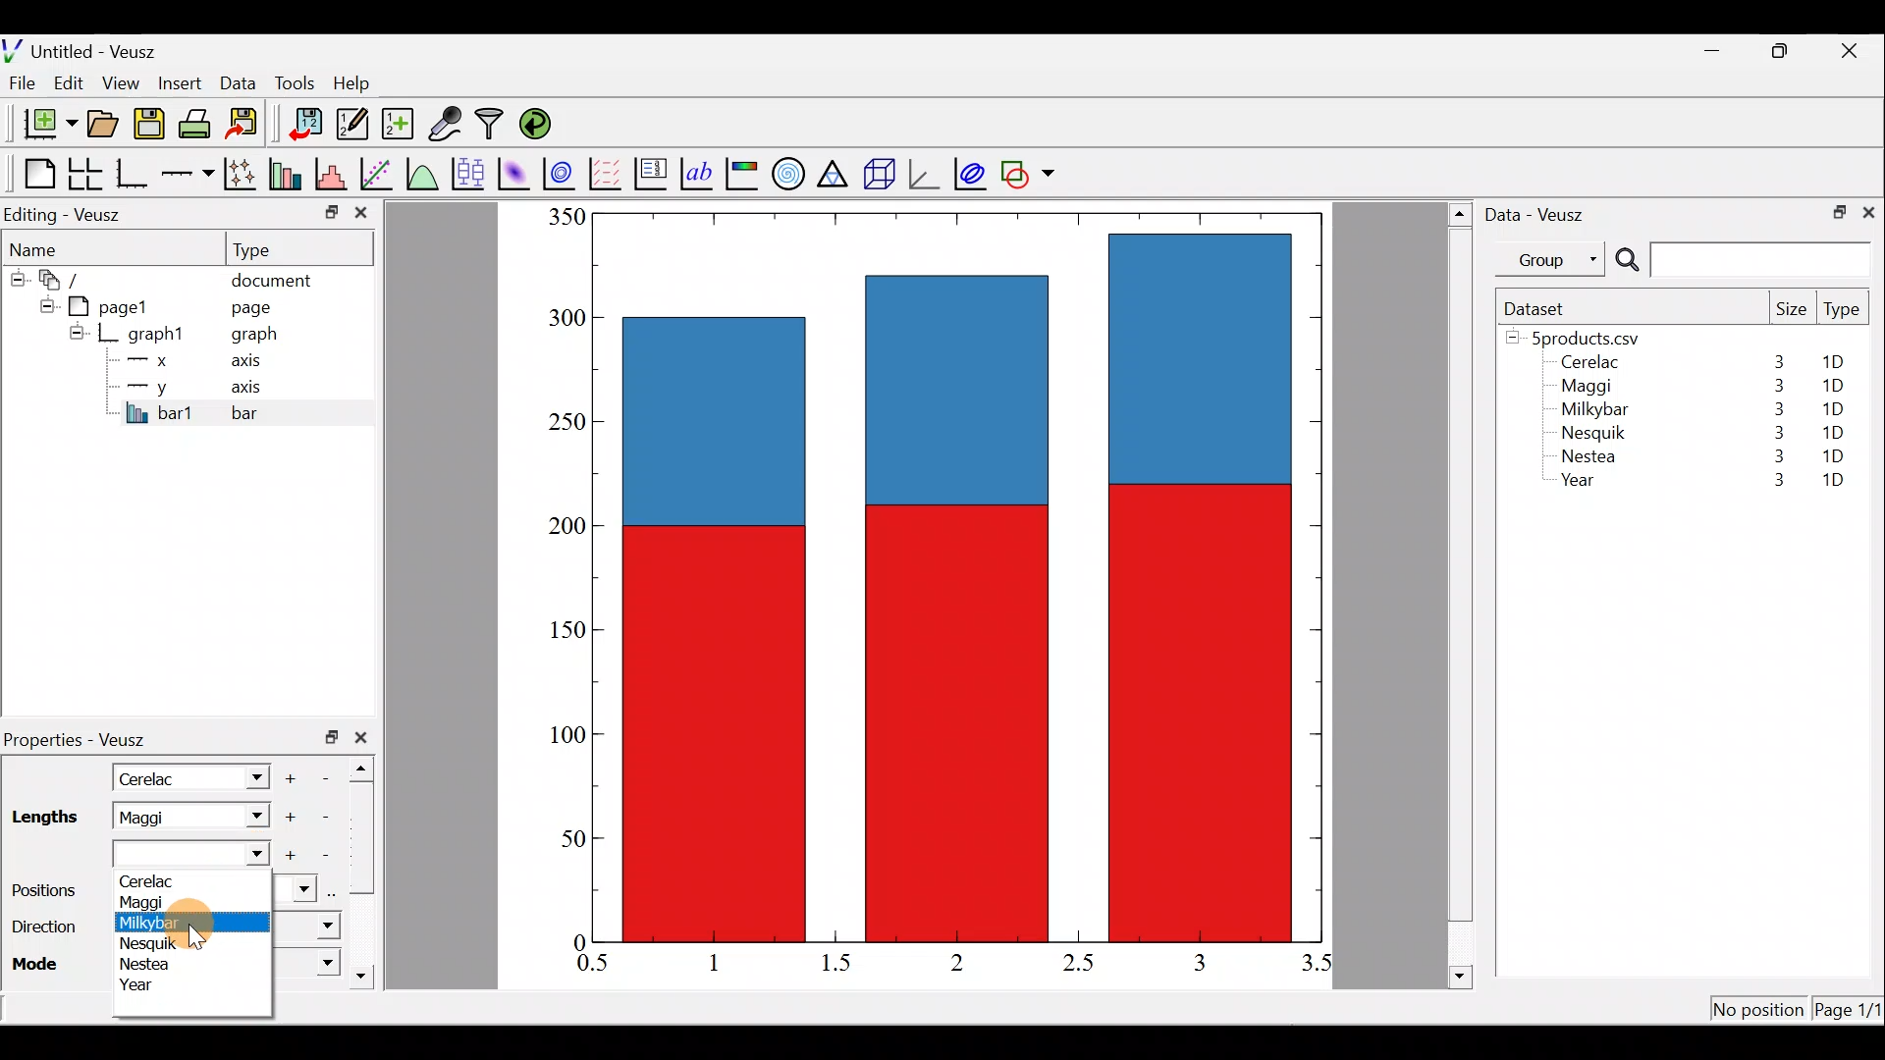  I want to click on 1D, so click(1833, 455).